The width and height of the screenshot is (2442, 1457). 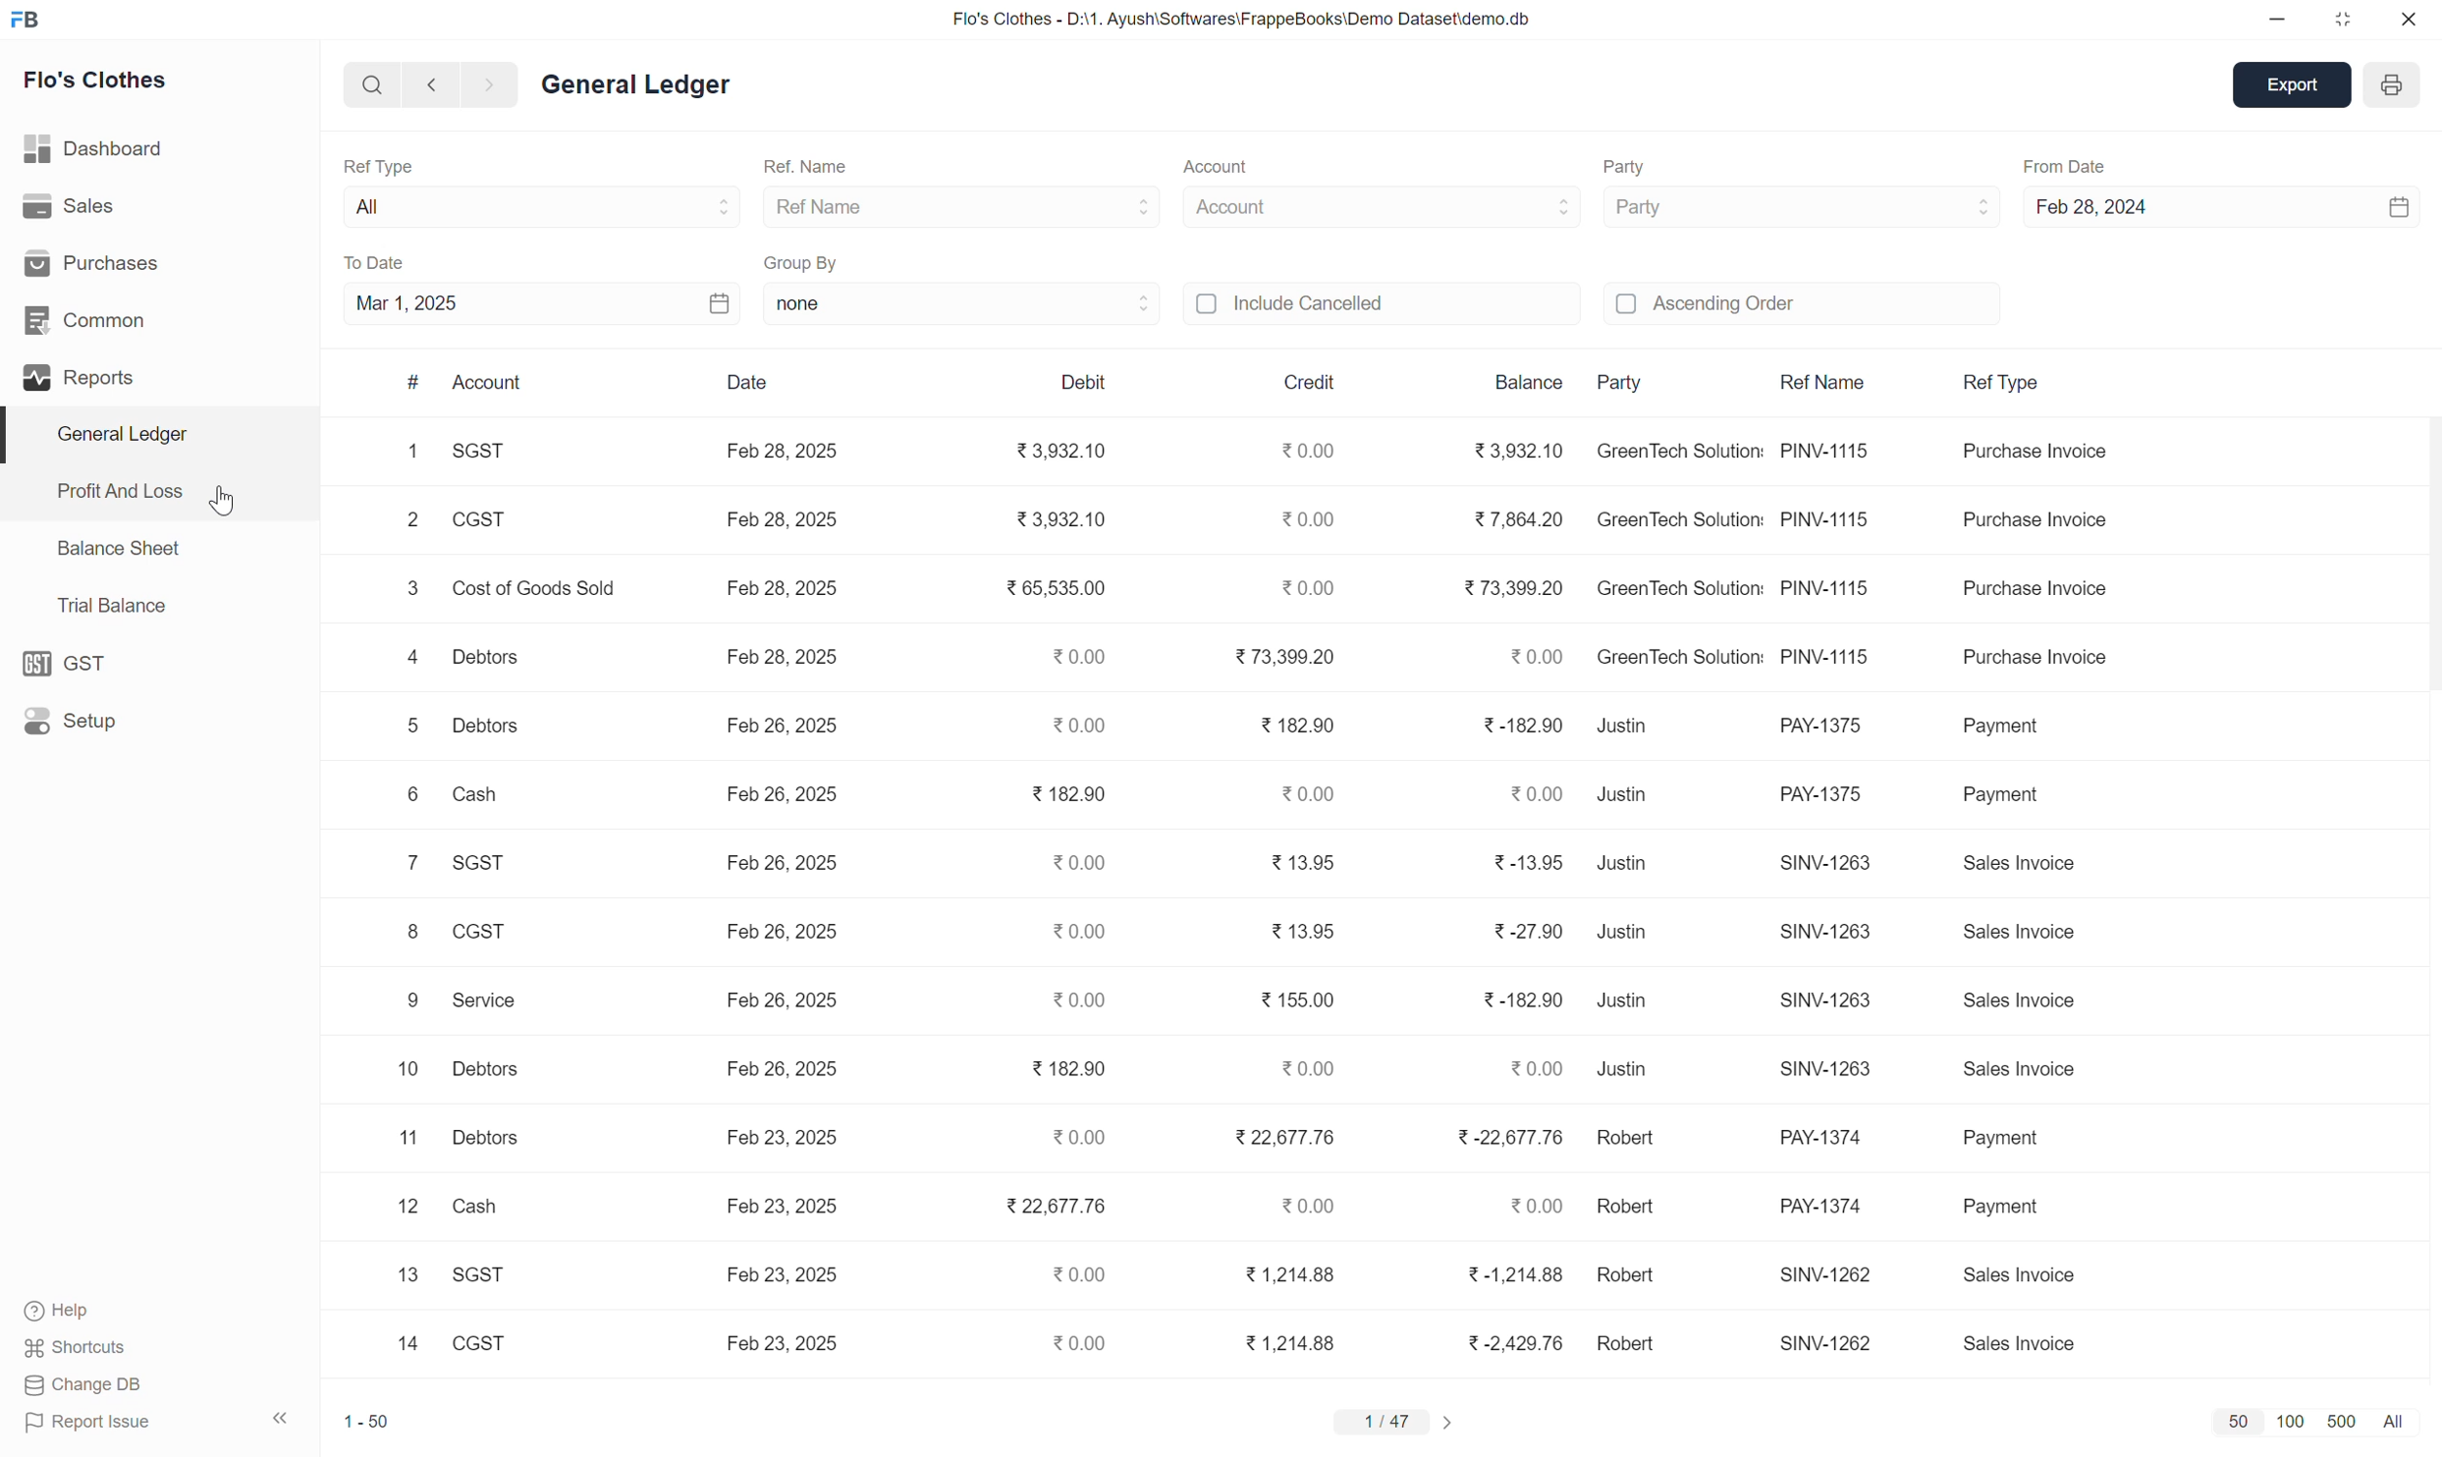 I want to click on Feb 28, 2025, so click(x=779, y=518).